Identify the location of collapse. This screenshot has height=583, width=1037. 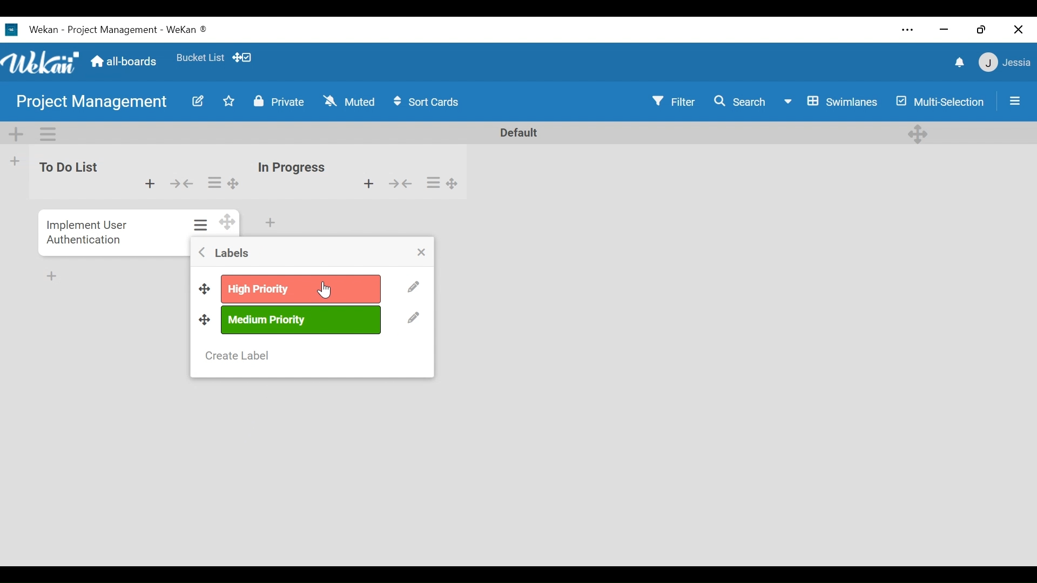
(183, 184).